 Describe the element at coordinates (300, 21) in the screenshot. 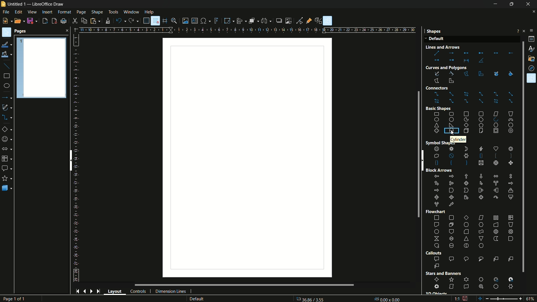

I see `toggle point edit mode` at that location.